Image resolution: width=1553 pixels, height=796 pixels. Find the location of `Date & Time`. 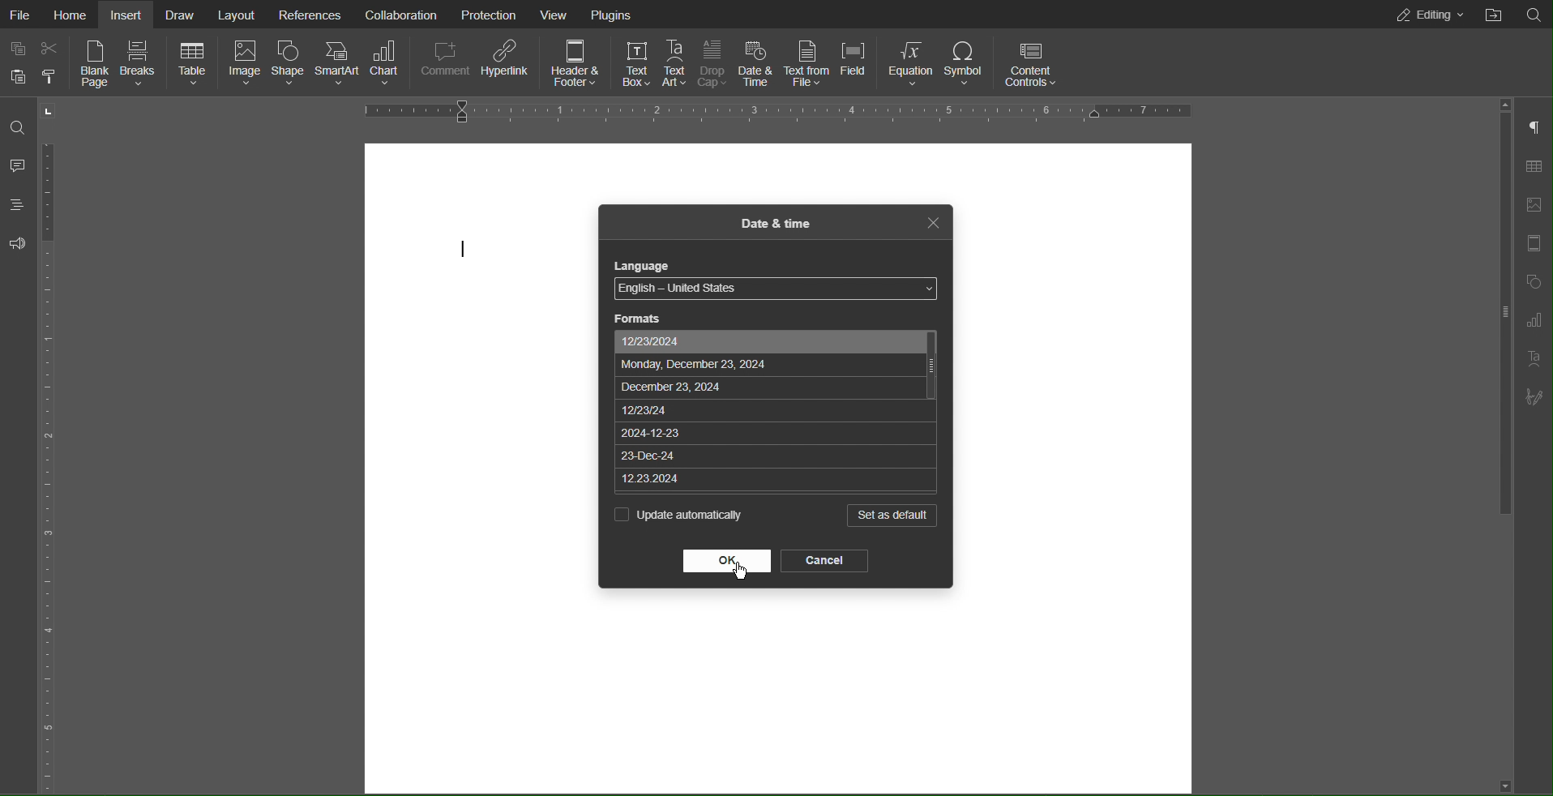

Date & Time is located at coordinates (756, 61).